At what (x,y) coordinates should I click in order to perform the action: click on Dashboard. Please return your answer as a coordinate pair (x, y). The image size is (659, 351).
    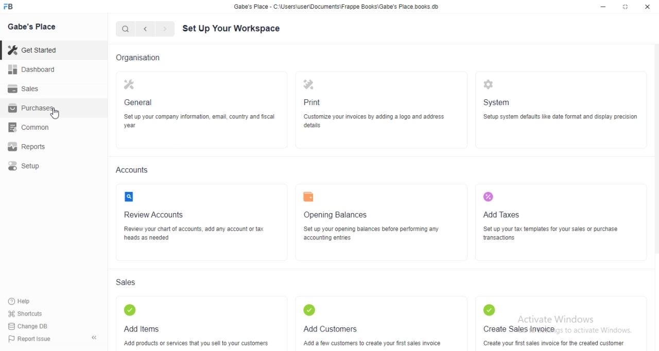
    Looking at the image, I should click on (54, 69).